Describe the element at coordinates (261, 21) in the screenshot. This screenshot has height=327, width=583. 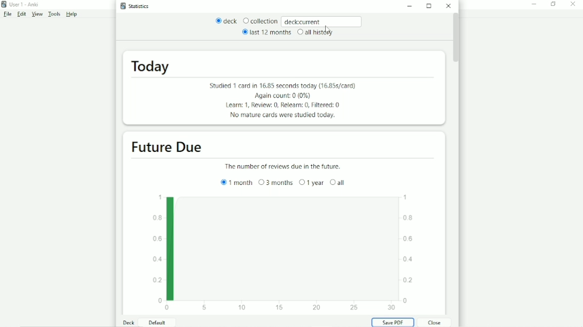
I see `Collection` at that location.